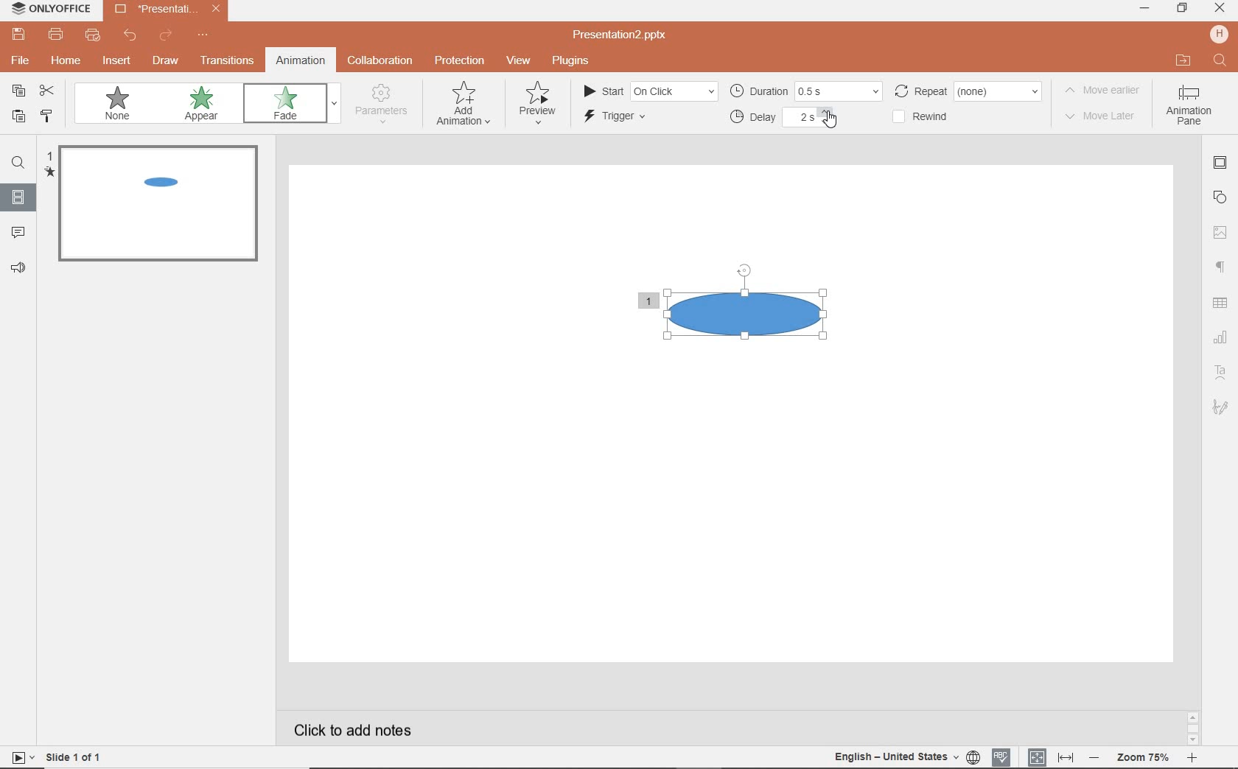 The width and height of the screenshot is (1238, 769). Describe the element at coordinates (620, 116) in the screenshot. I see `trigger` at that location.